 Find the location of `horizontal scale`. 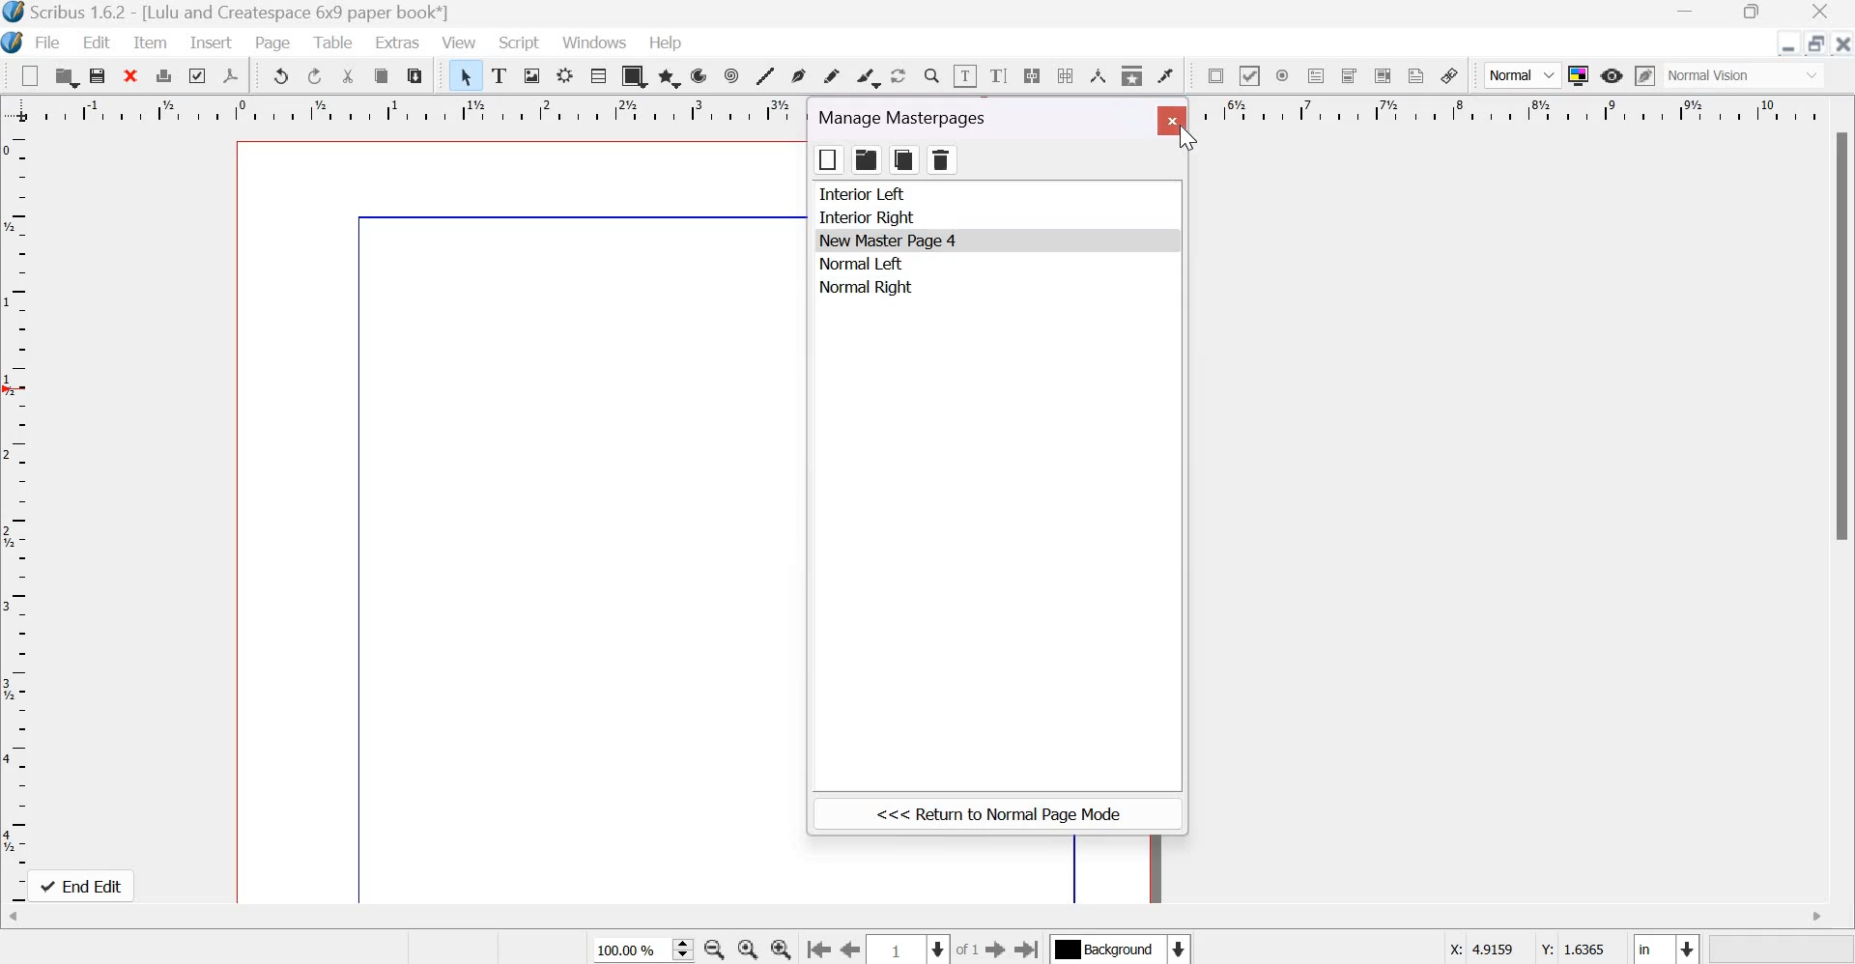

horizontal scale is located at coordinates (425, 112).